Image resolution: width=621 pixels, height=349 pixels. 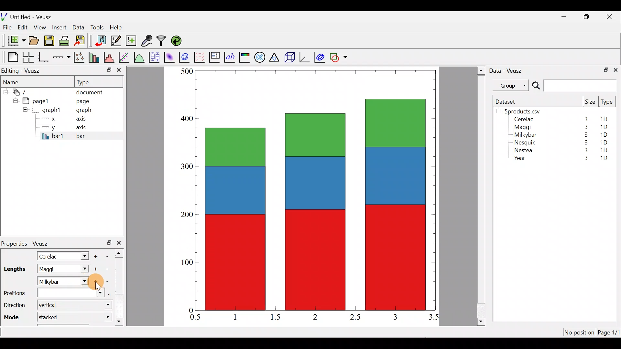 What do you see at coordinates (573, 86) in the screenshot?
I see `Search bar` at bounding box center [573, 86].